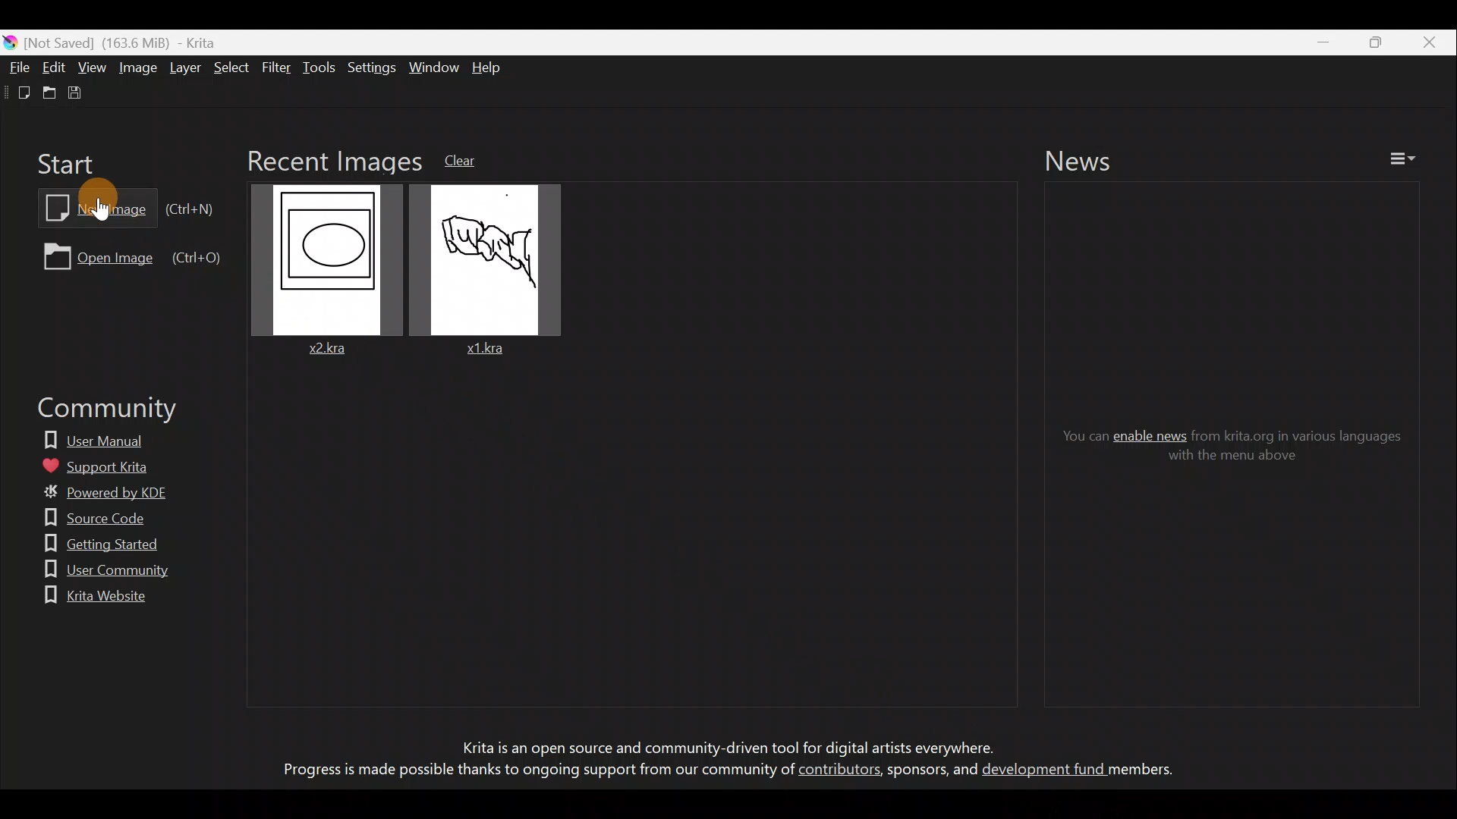  Describe the element at coordinates (46, 93) in the screenshot. I see `Open an existing document` at that location.